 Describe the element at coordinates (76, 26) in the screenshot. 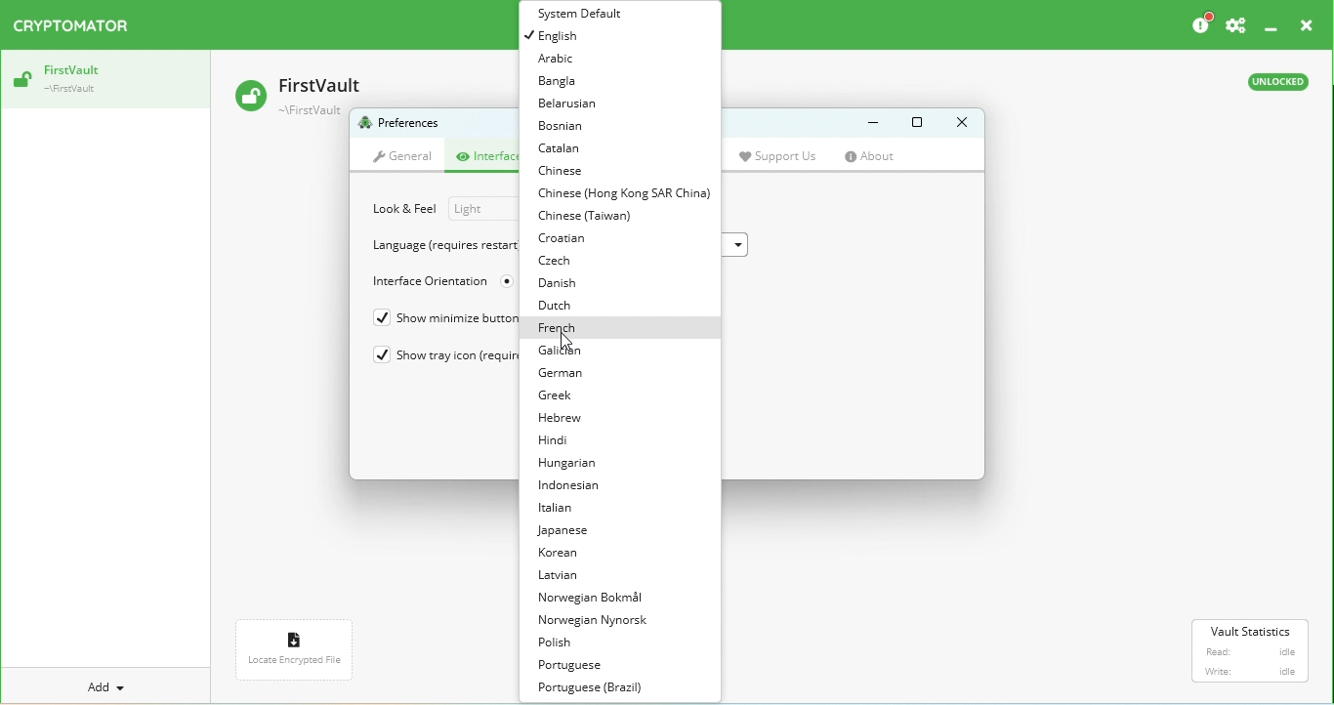

I see `Cryptomator logo` at that location.